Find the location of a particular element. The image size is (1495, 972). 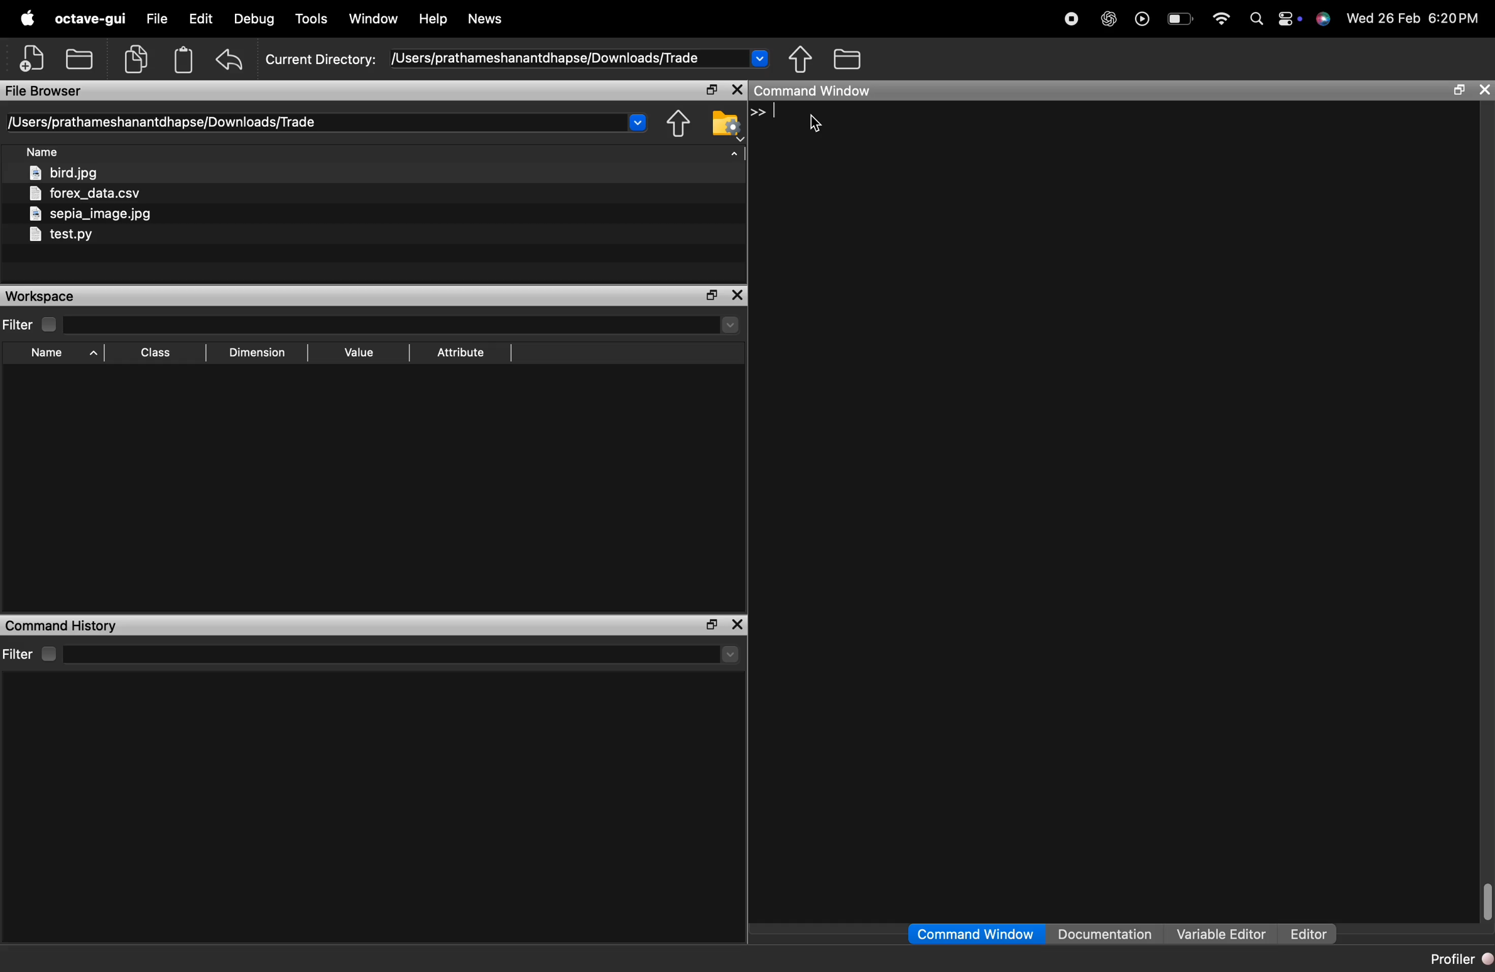

apple menu is located at coordinates (26, 18).